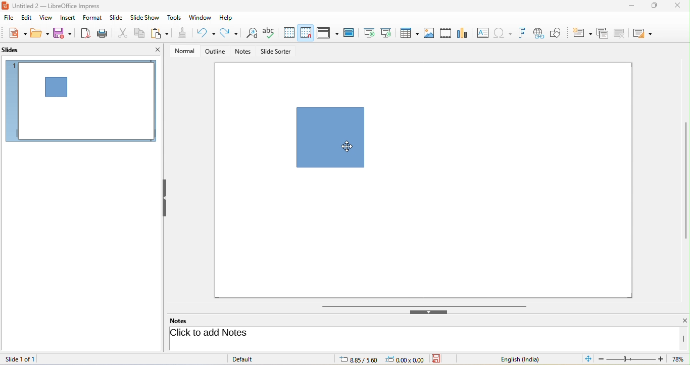 Image resolution: width=690 pixels, height=365 pixels. I want to click on clone formatting, so click(183, 34).